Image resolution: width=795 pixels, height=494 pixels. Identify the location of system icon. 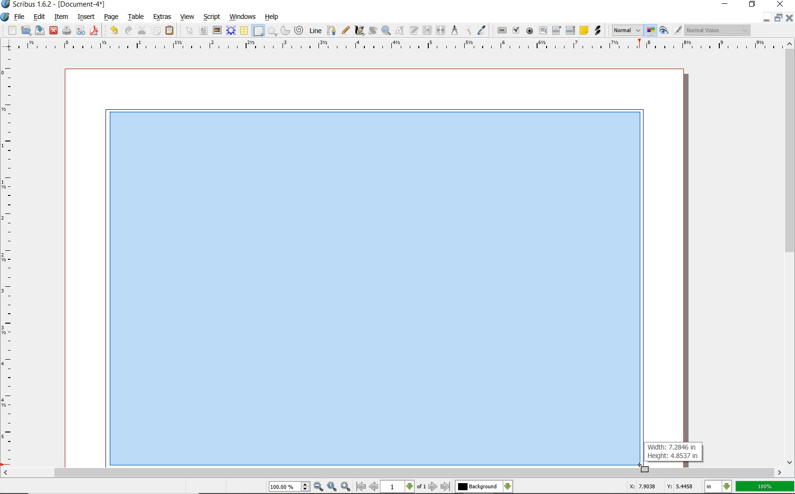
(5, 17).